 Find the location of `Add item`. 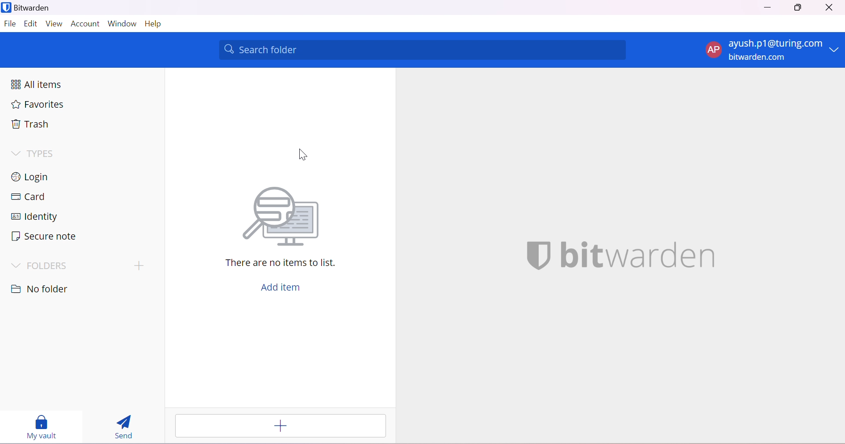

Add item is located at coordinates (284, 288).